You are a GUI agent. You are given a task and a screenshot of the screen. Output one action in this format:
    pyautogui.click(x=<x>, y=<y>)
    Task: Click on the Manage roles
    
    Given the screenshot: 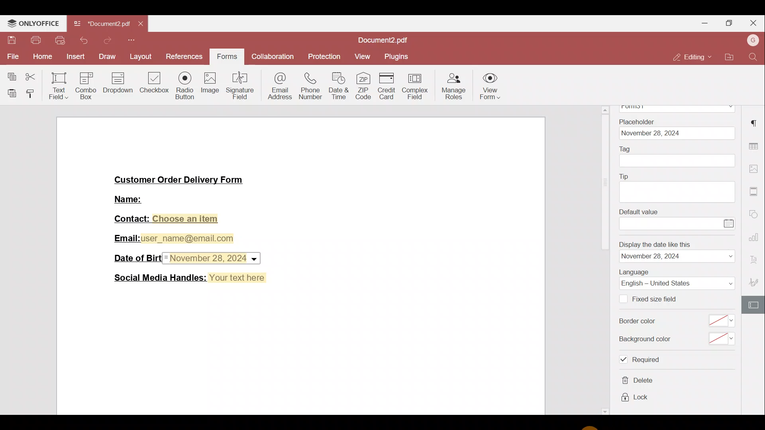 What is the action you would take?
    pyautogui.click(x=454, y=88)
    